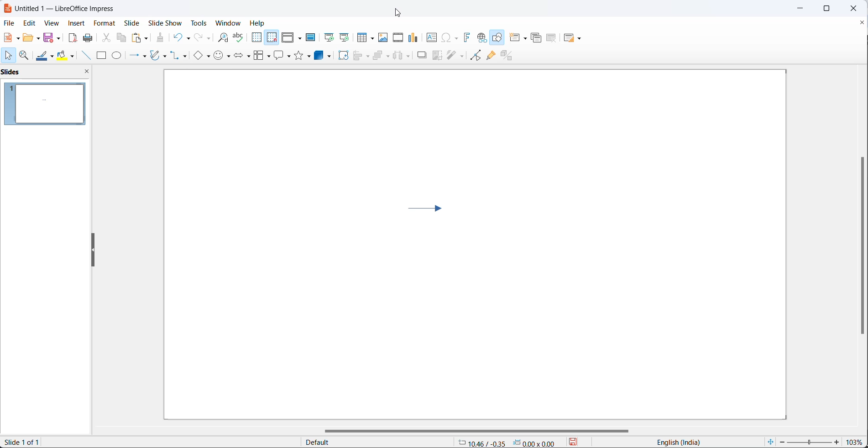  I want to click on insert chart, so click(413, 37).